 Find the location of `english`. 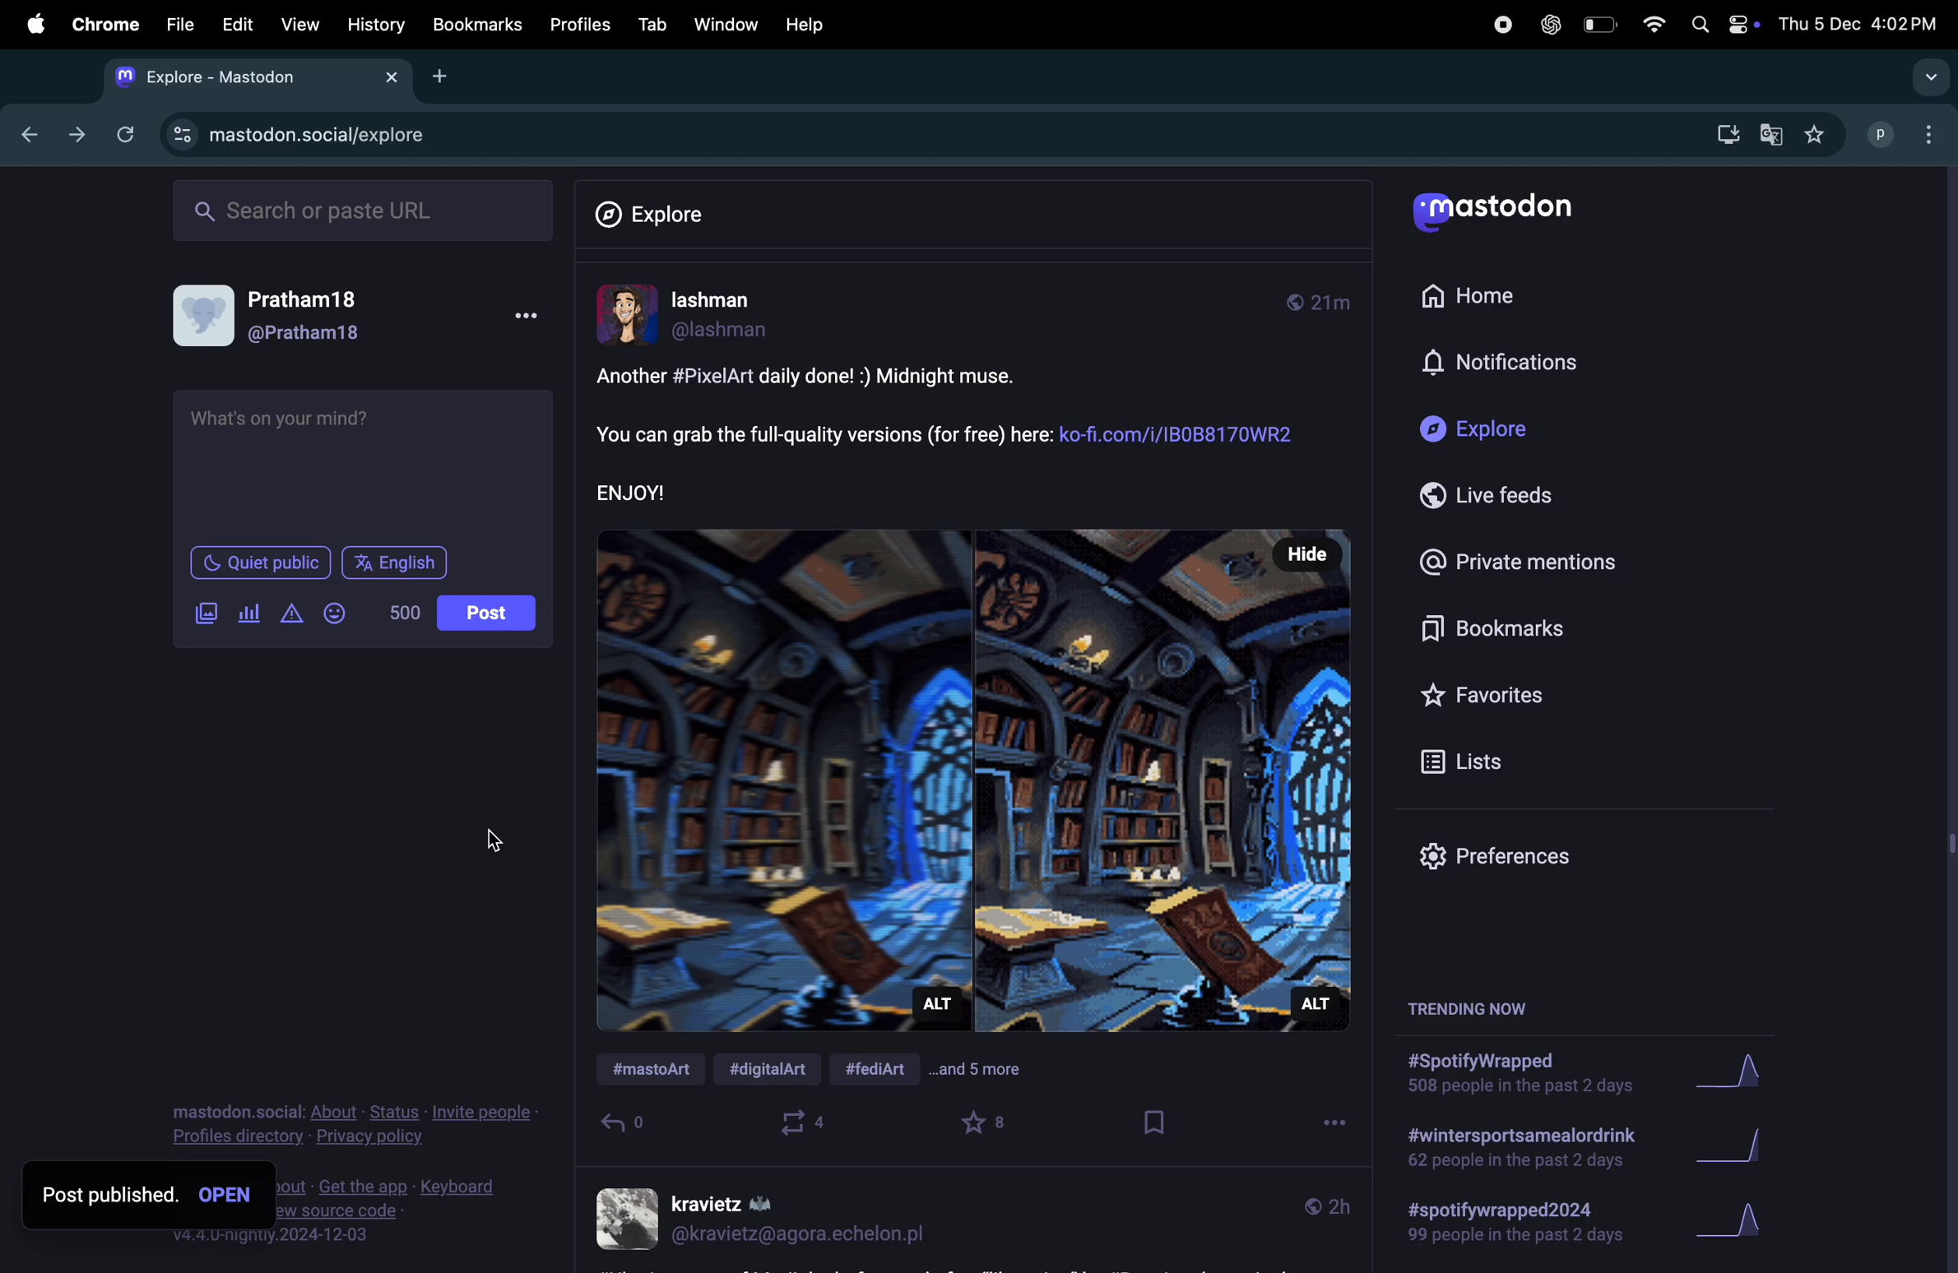

english is located at coordinates (399, 564).